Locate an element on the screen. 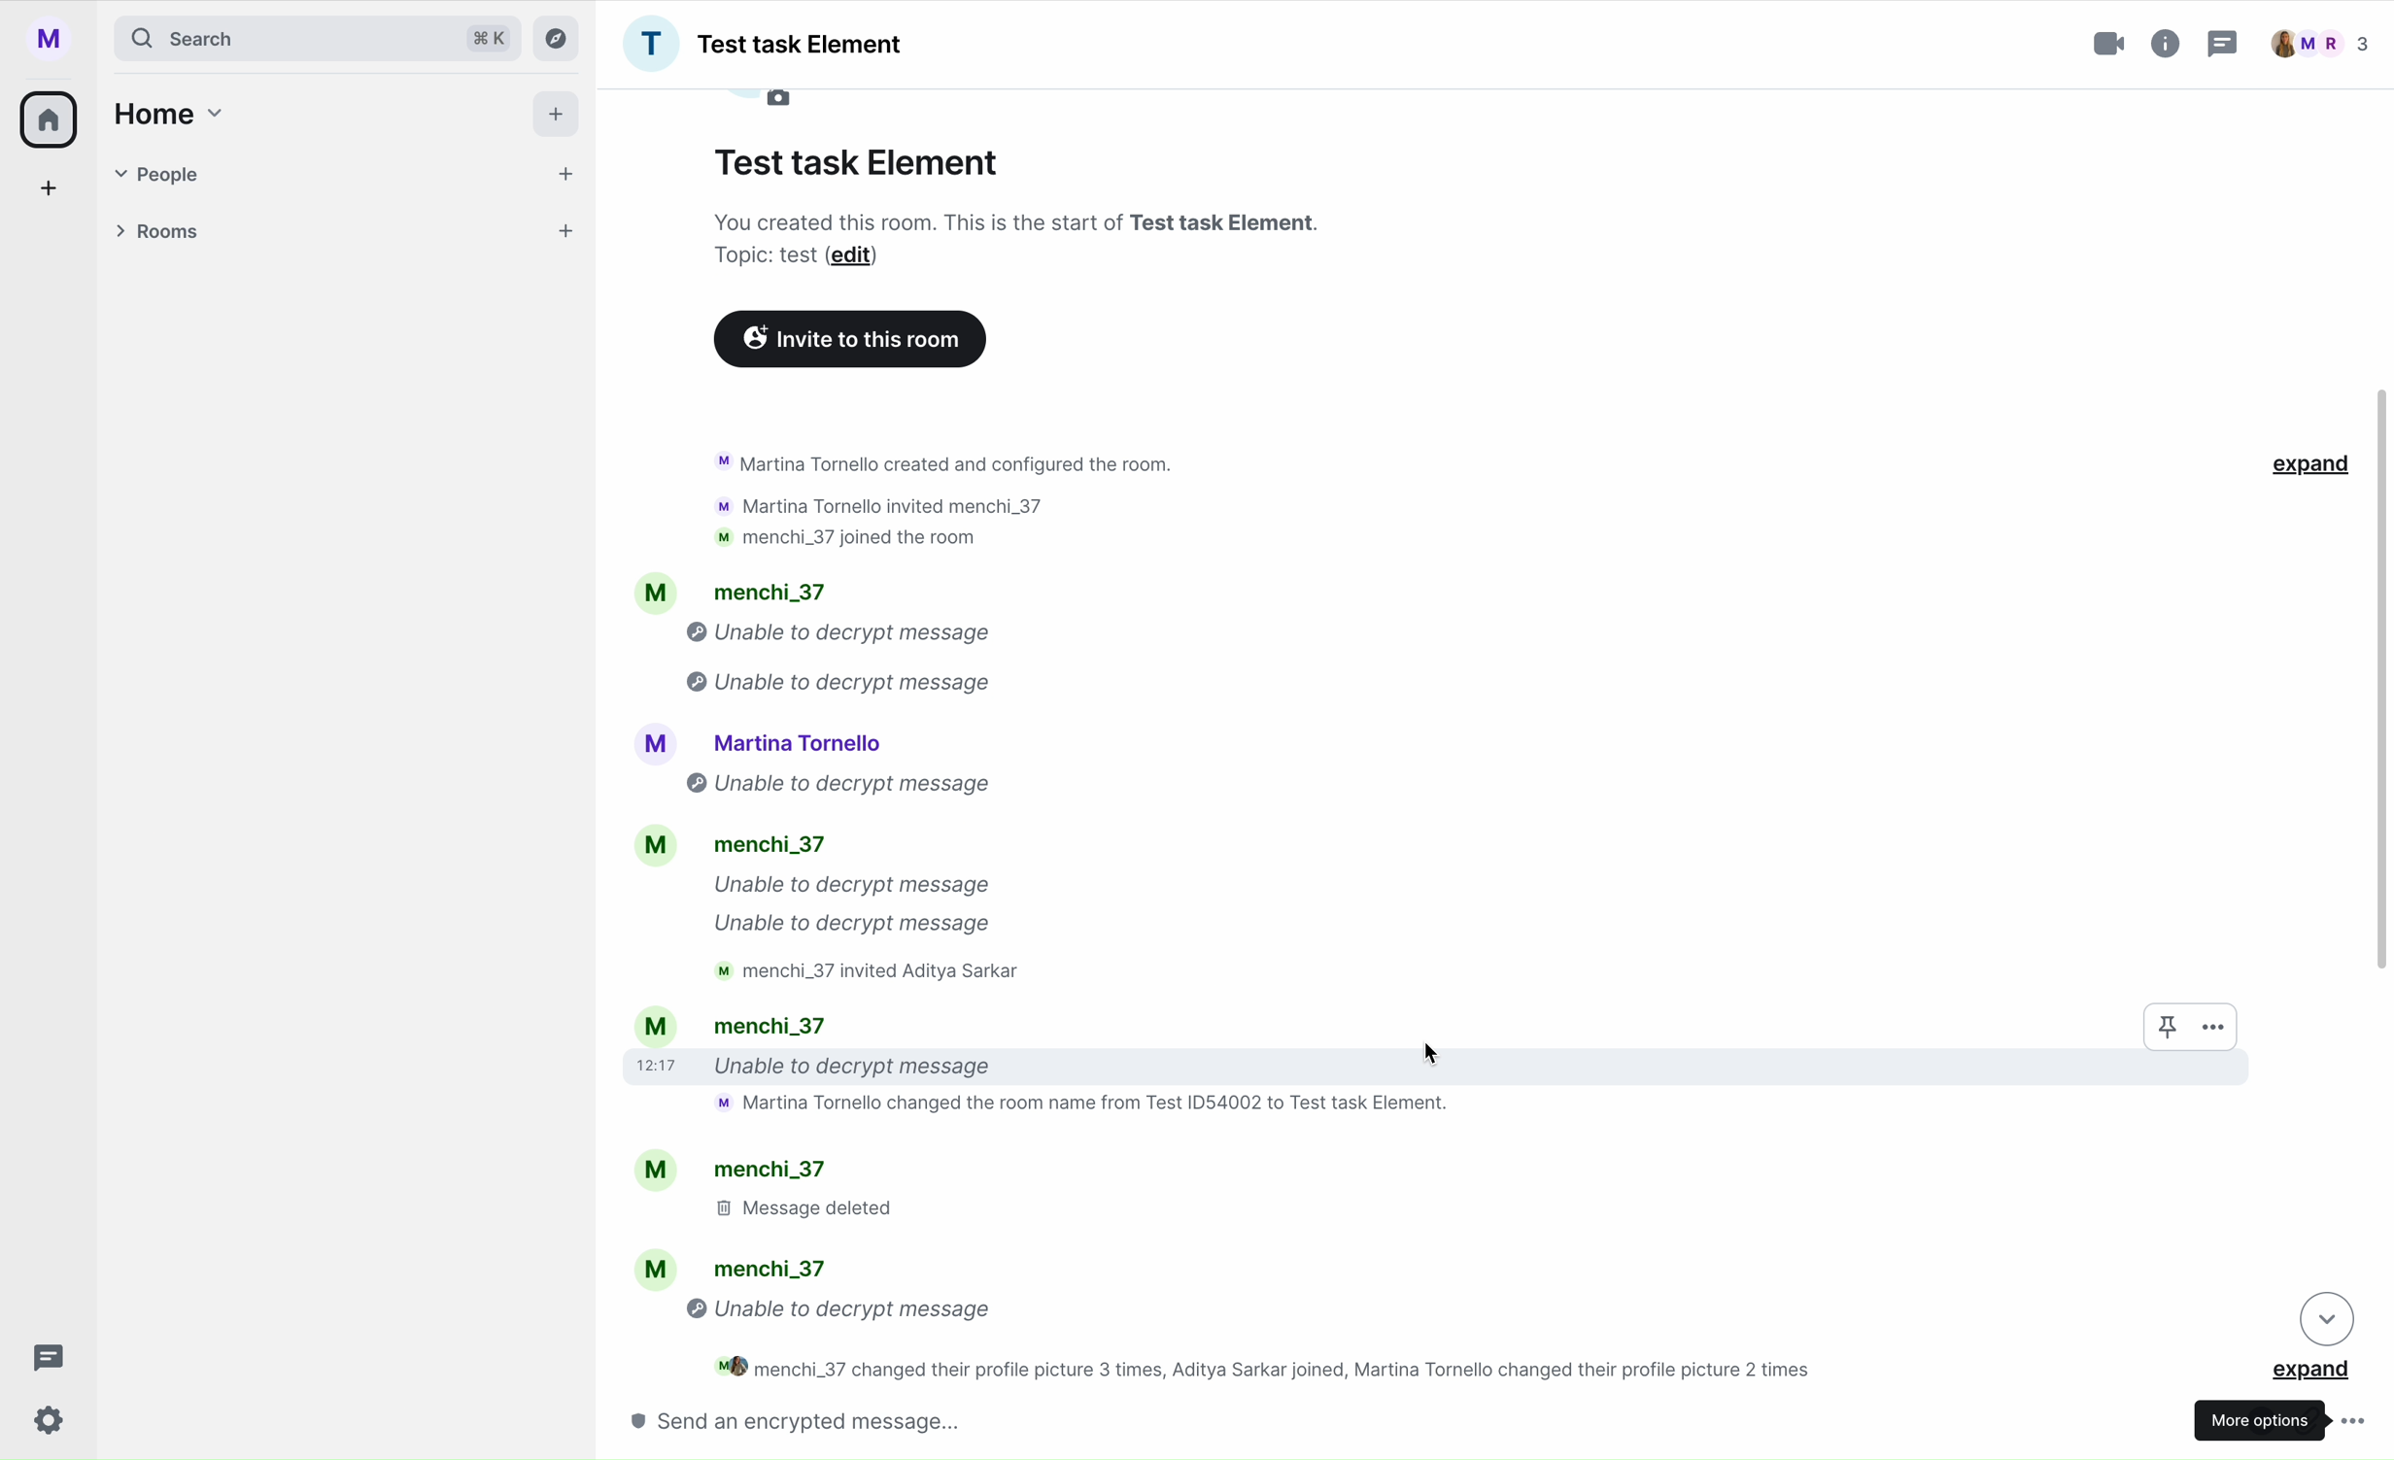 The image size is (2394, 1460). pin is located at coordinates (2159, 1026).